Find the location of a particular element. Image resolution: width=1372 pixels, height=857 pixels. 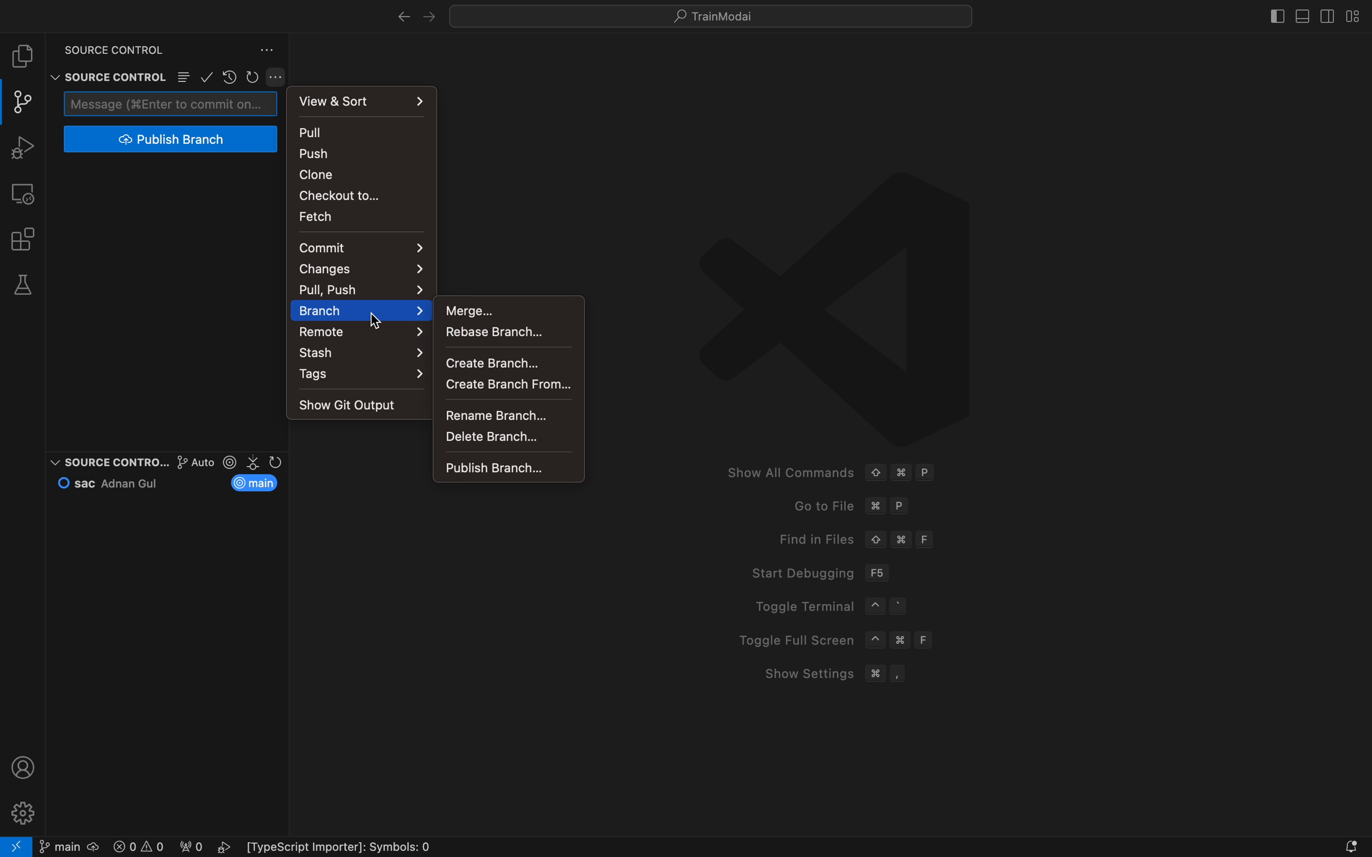

detail branch is located at coordinates (507, 438).